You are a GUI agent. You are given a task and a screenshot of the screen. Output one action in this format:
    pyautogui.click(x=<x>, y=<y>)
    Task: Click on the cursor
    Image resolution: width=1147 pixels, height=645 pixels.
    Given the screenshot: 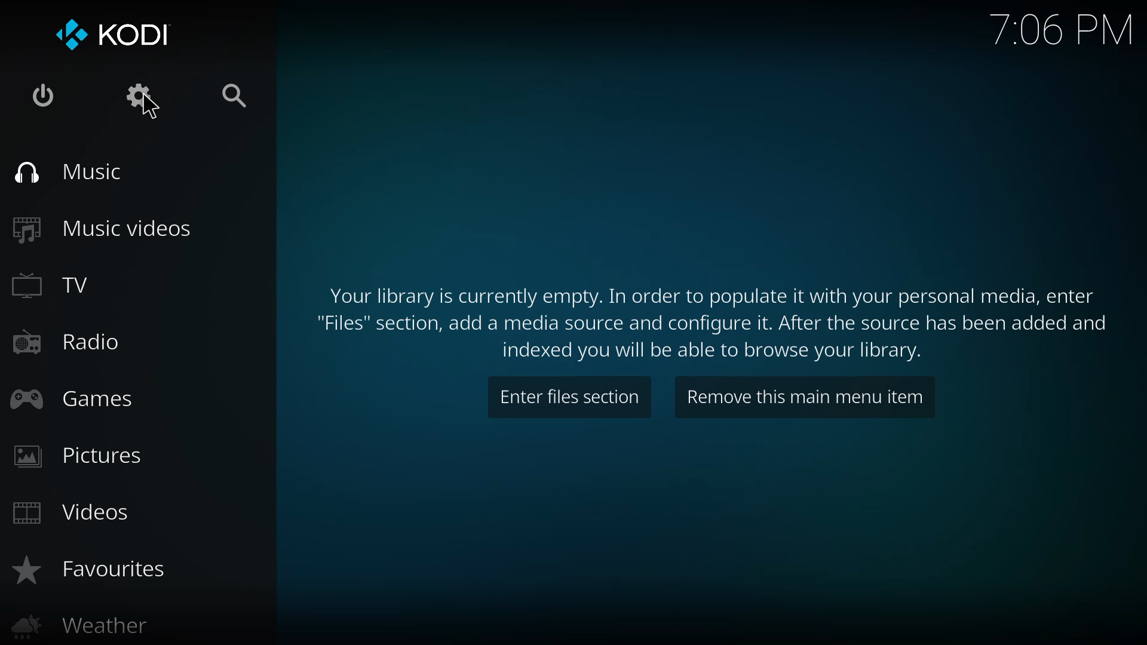 What is the action you would take?
    pyautogui.click(x=152, y=110)
    